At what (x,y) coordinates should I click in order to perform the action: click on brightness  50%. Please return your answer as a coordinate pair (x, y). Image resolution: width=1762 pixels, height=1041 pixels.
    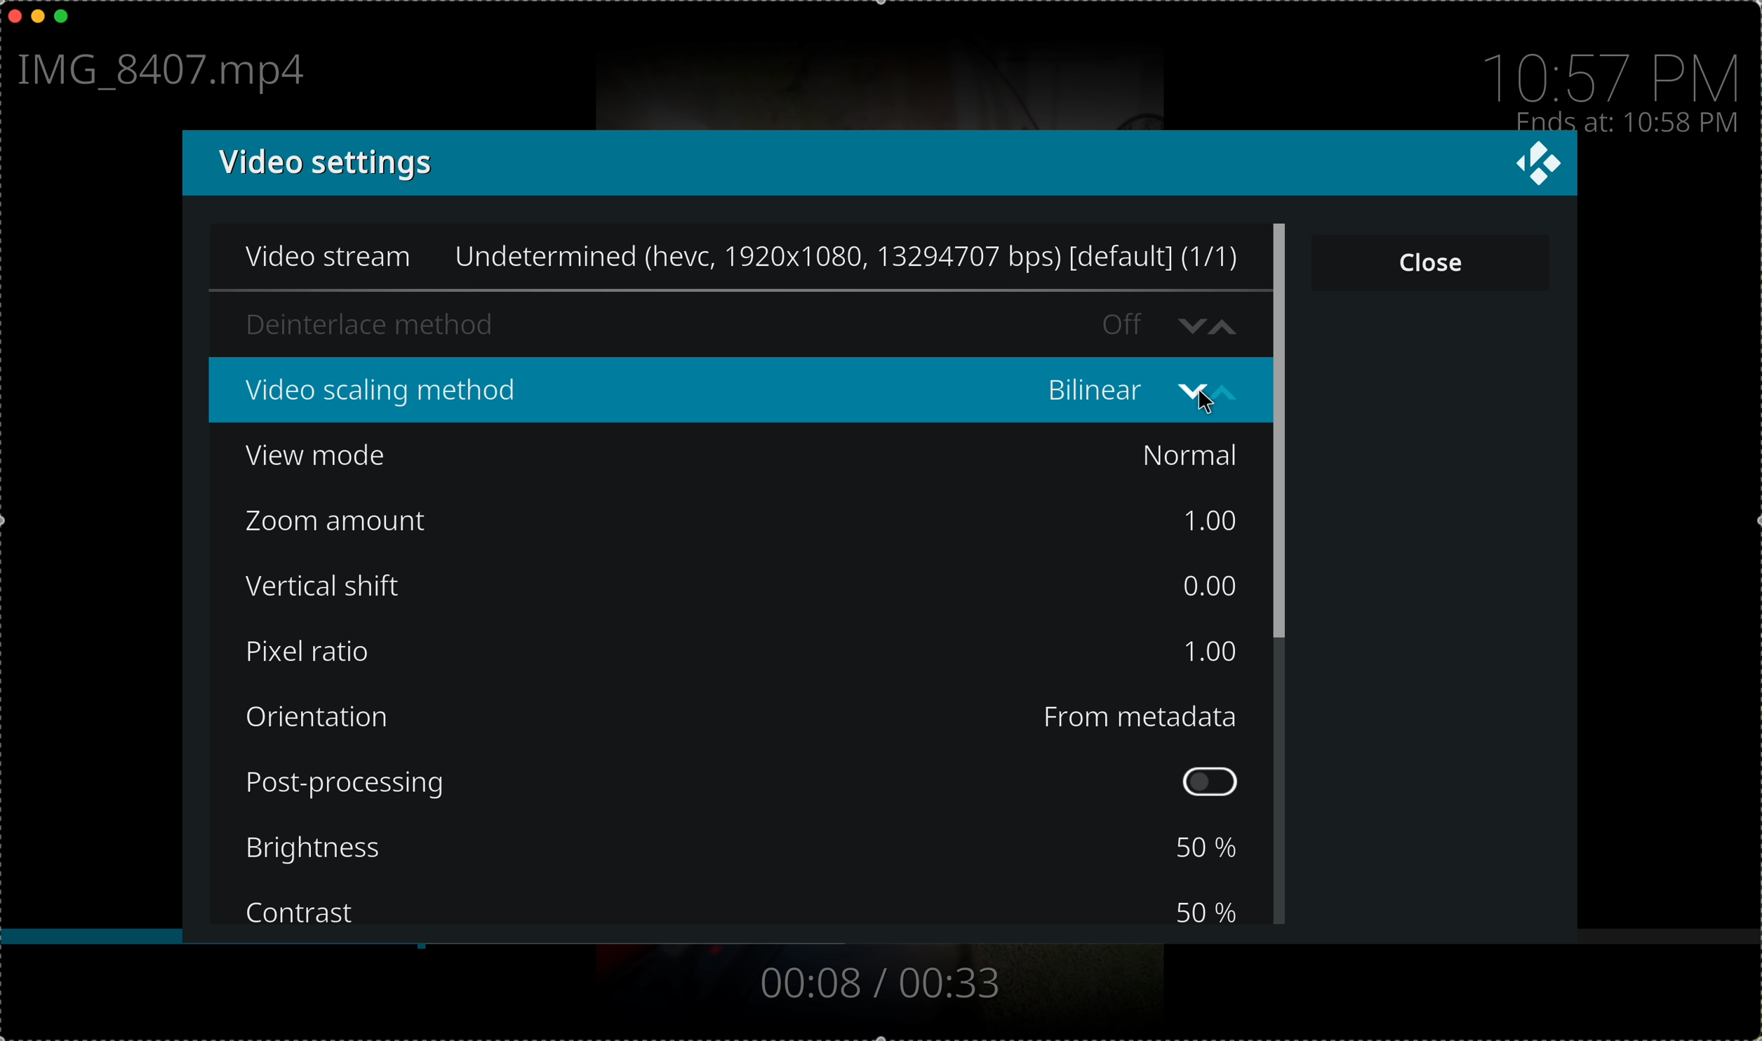
    Looking at the image, I should click on (747, 851).